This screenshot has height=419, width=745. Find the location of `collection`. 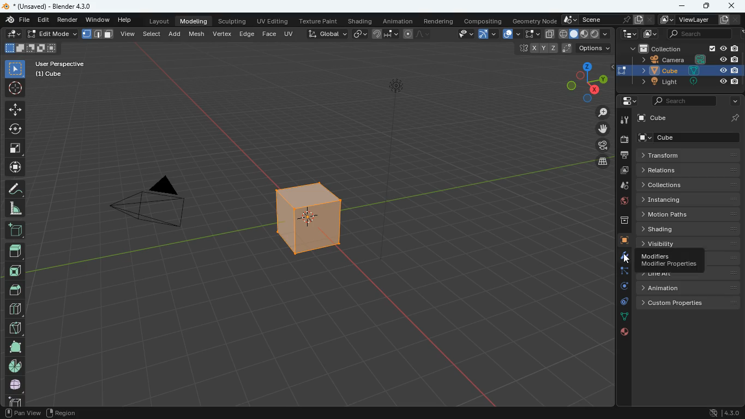

collection is located at coordinates (680, 49).